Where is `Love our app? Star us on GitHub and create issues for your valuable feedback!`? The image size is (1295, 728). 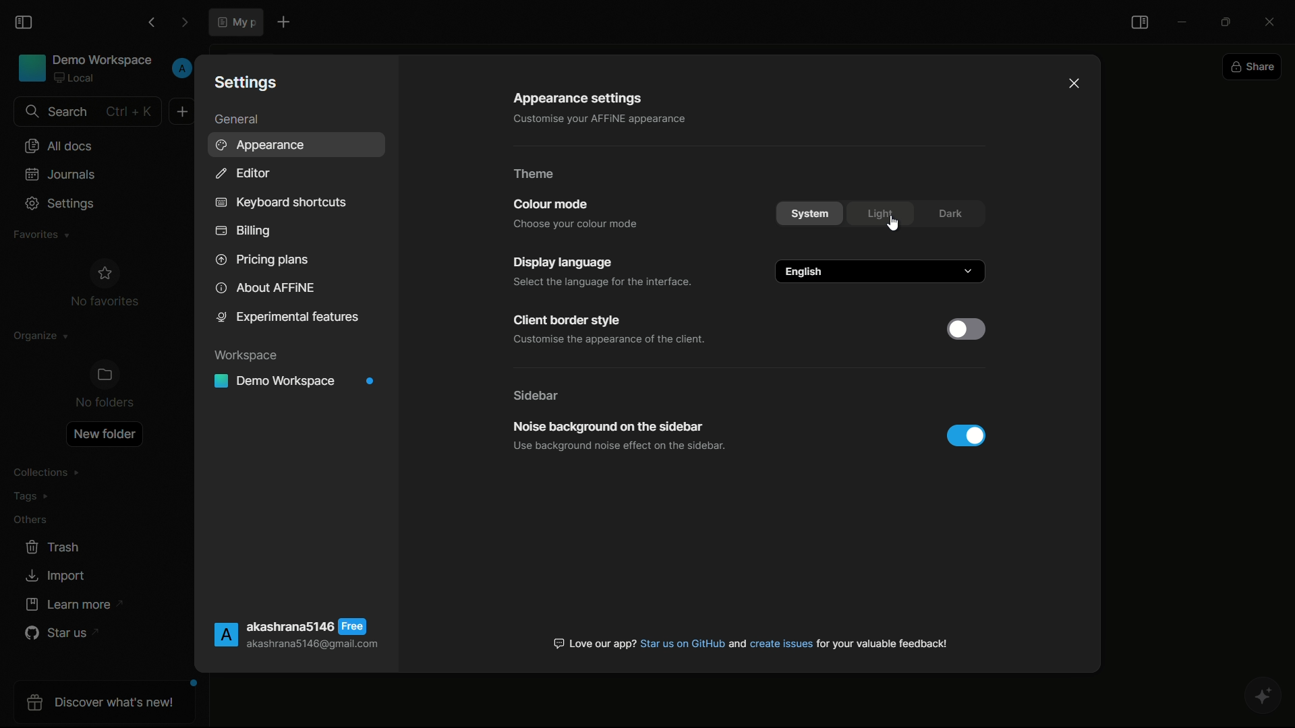 Love our app? Star us on GitHub and create issues for your valuable feedback! is located at coordinates (751, 643).